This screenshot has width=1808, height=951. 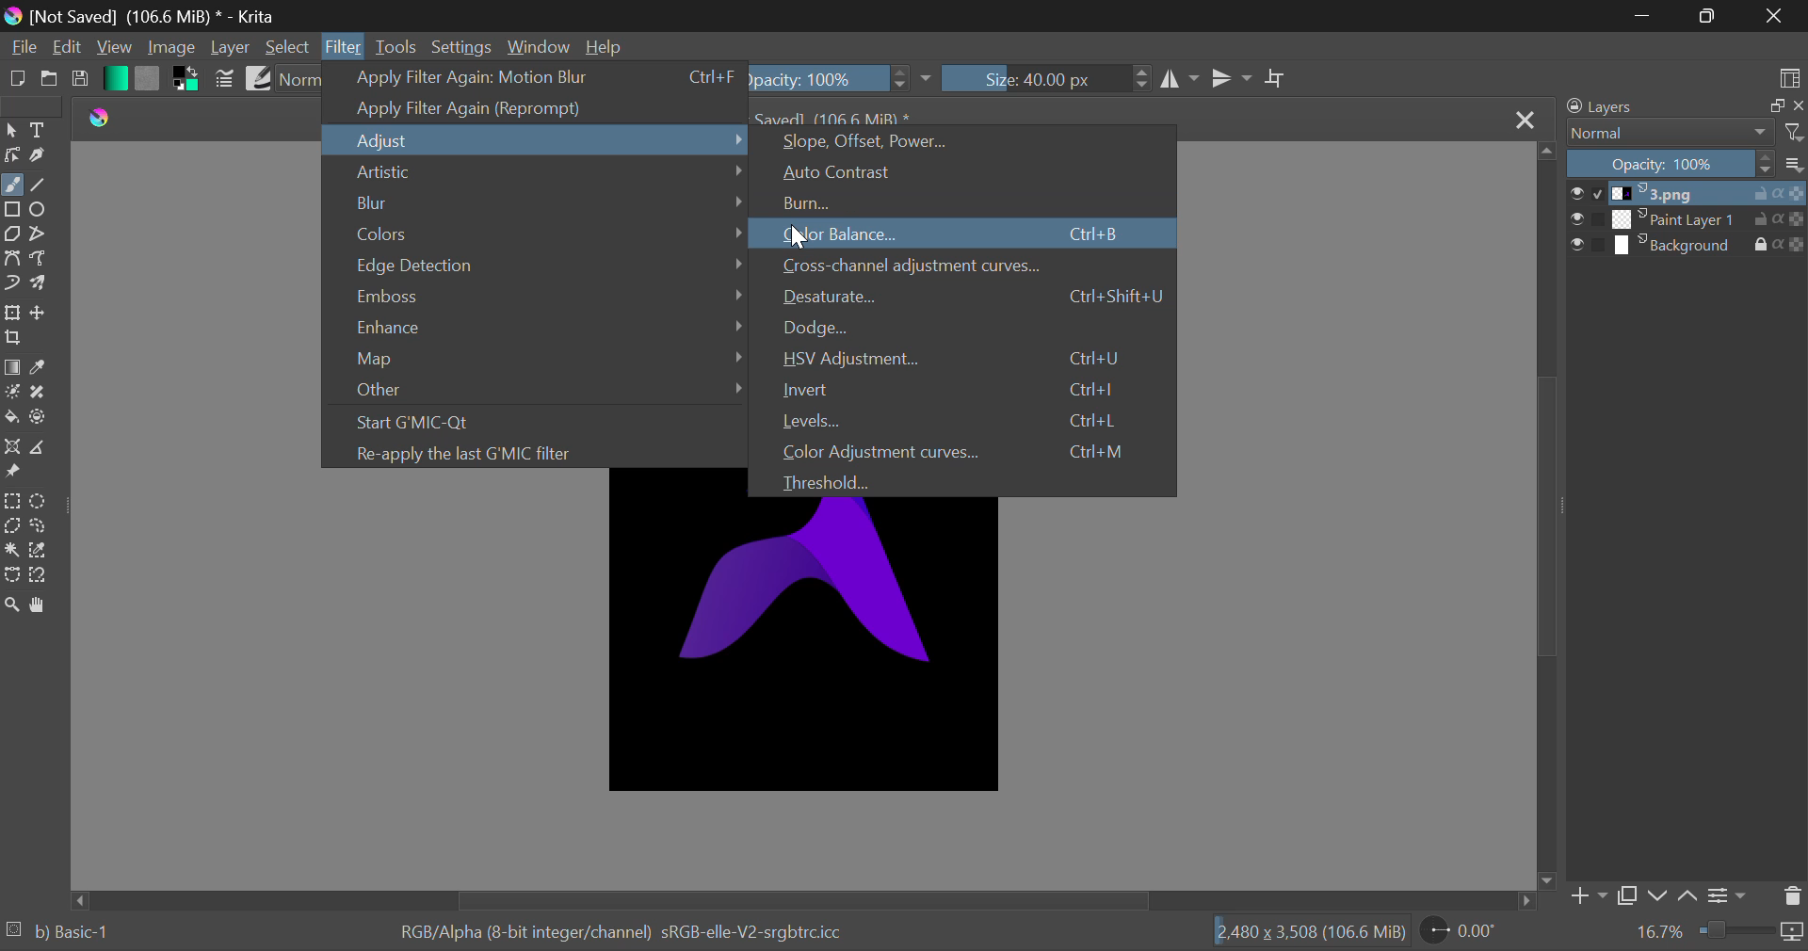 I want to click on Colorize Mask Tool, so click(x=13, y=394).